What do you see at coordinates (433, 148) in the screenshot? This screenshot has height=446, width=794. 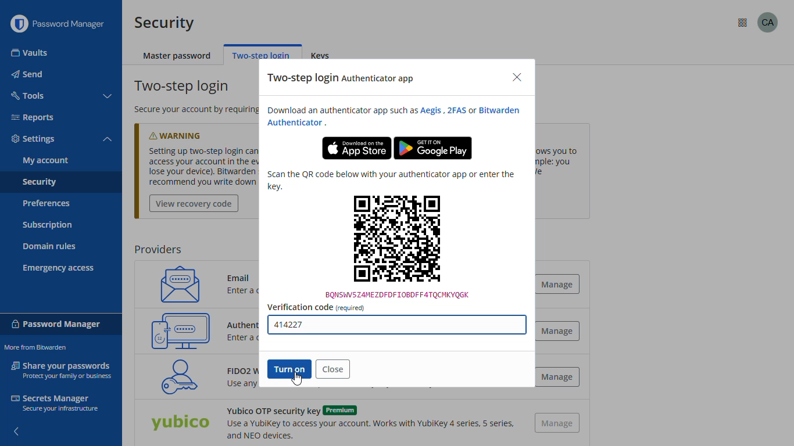 I see `get it on google play` at bounding box center [433, 148].